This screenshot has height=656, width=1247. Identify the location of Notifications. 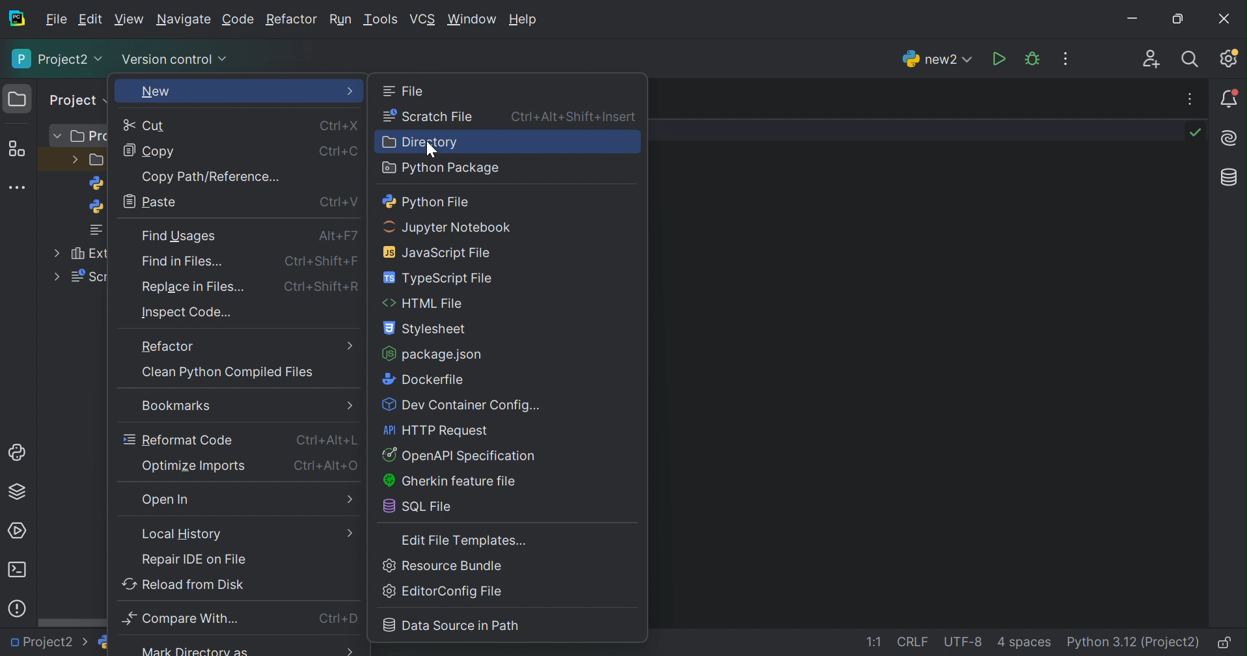
(1229, 99).